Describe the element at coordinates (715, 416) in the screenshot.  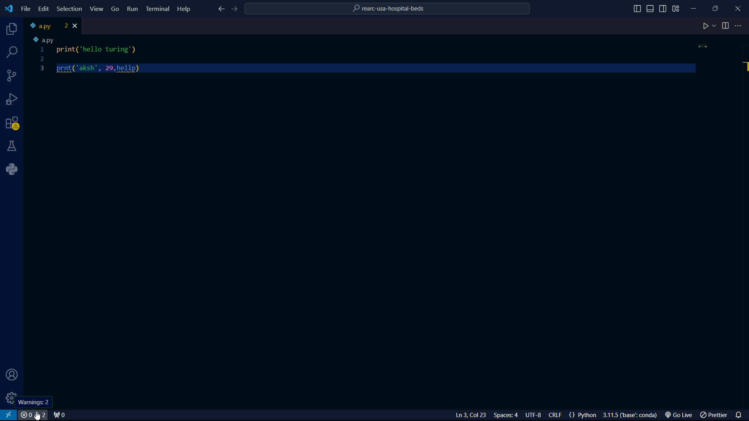
I see `prettier` at that location.